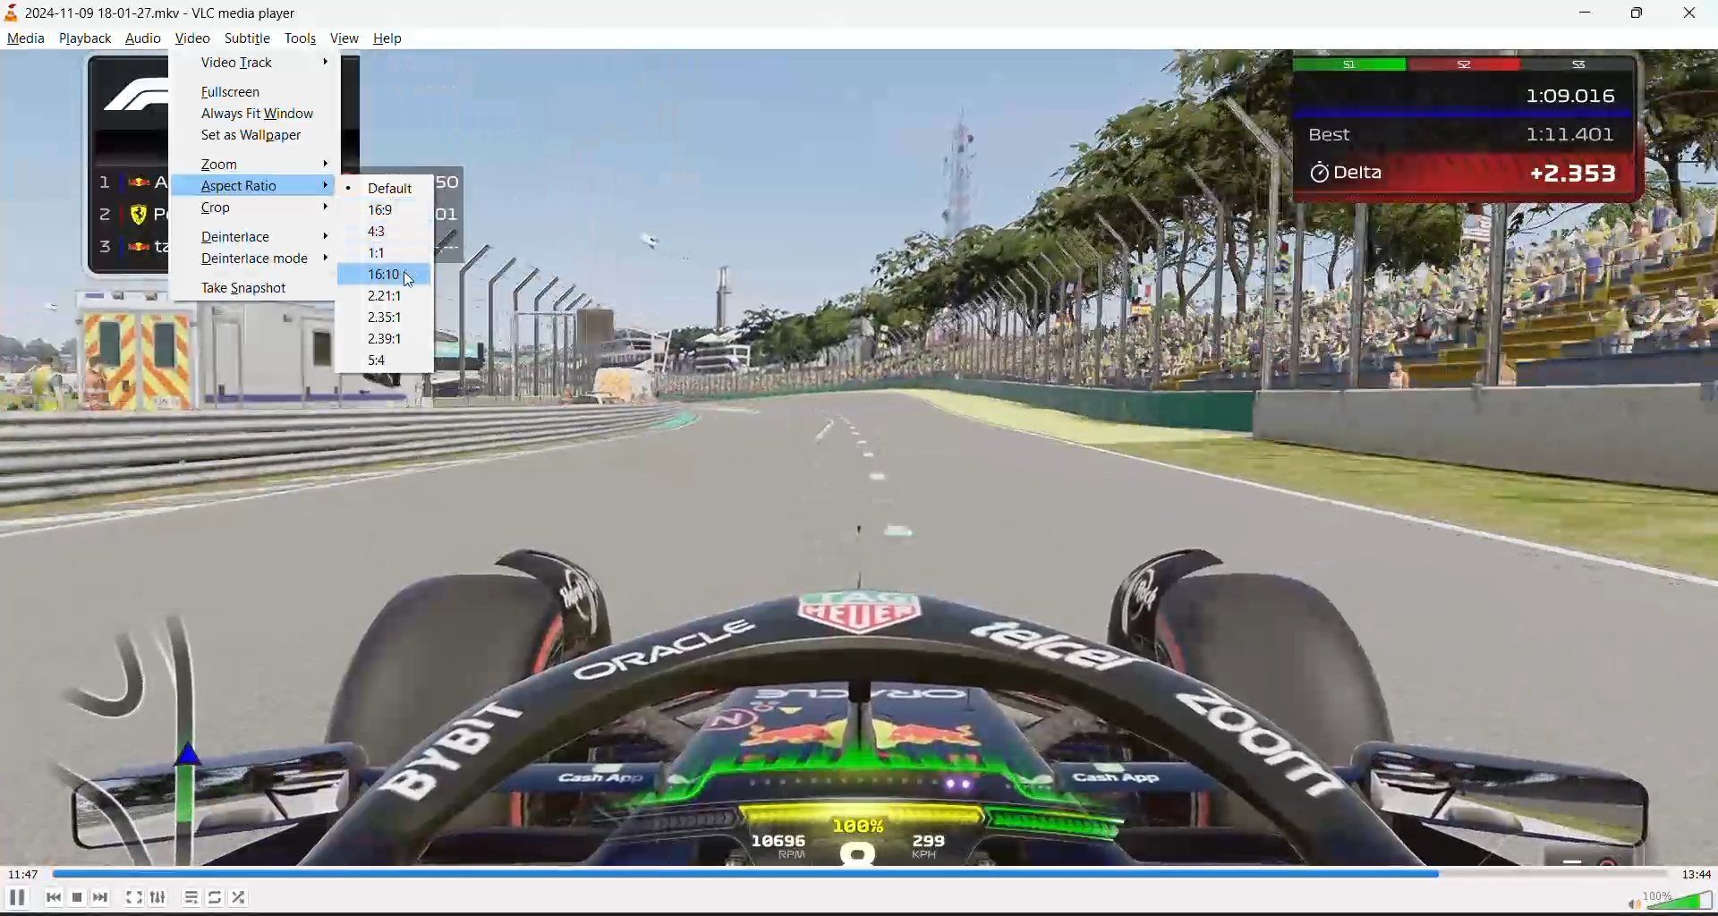 The image size is (1718, 916). Describe the element at coordinates (1697, 874) in the screenshot. I see `total track time` at that location.